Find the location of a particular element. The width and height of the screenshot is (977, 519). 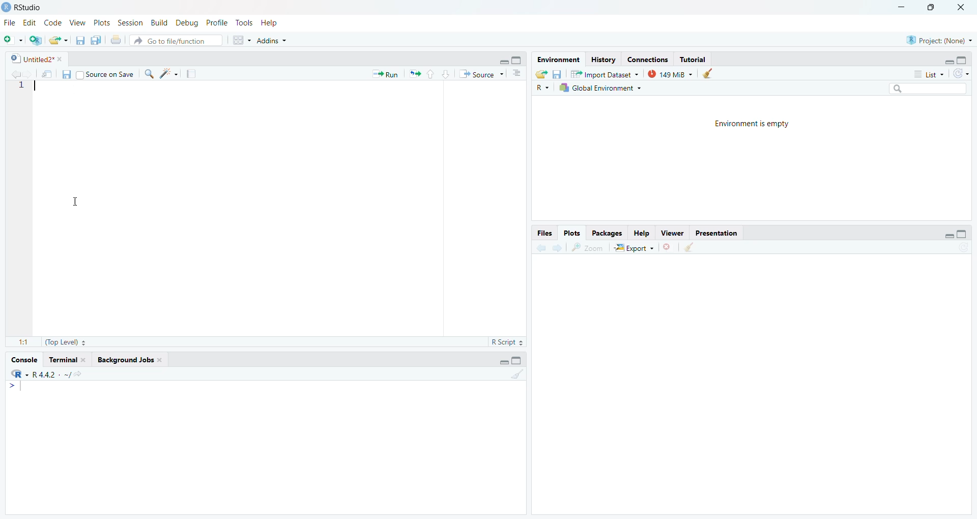

History is located at coordinates (605, 60).